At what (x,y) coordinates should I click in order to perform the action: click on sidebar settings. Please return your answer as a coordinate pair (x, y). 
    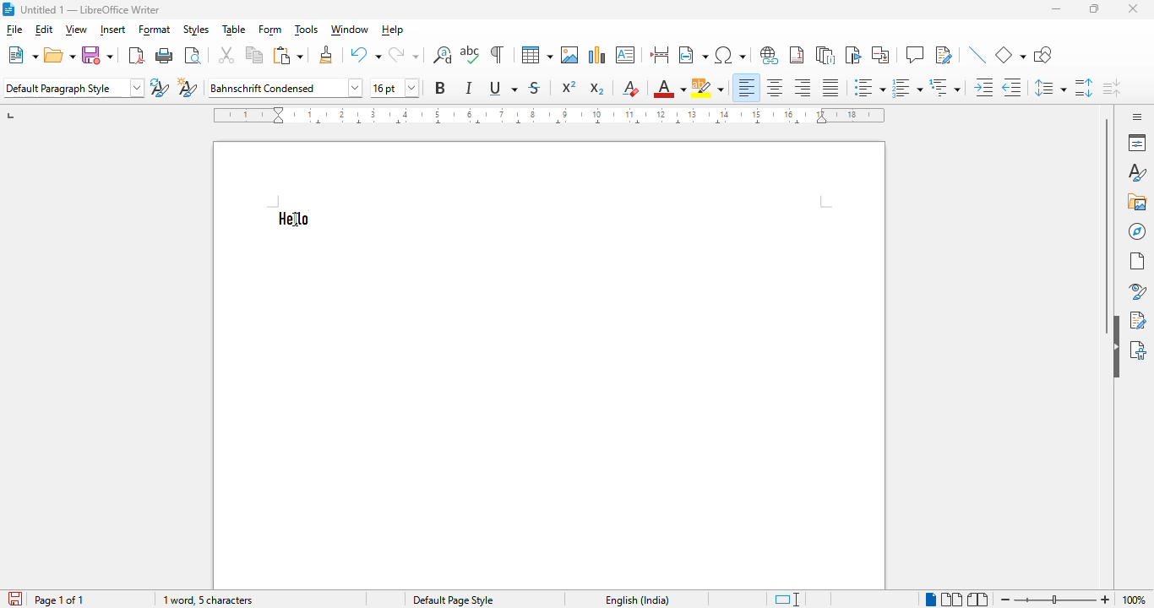
    Looking at the image, I should click on (1135, 117).